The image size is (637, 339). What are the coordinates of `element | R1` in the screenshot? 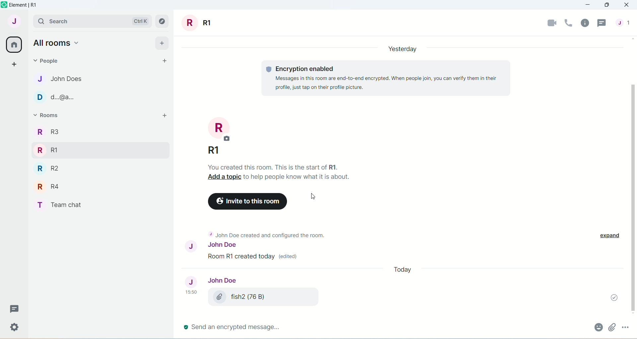 It's located at (30, 5).